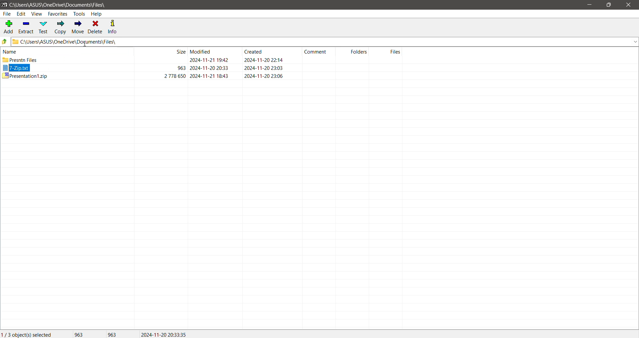  What do you see at coordinates (20, 60) in the screenshot?
I see `presntn files` at bounding box center [20, 60].